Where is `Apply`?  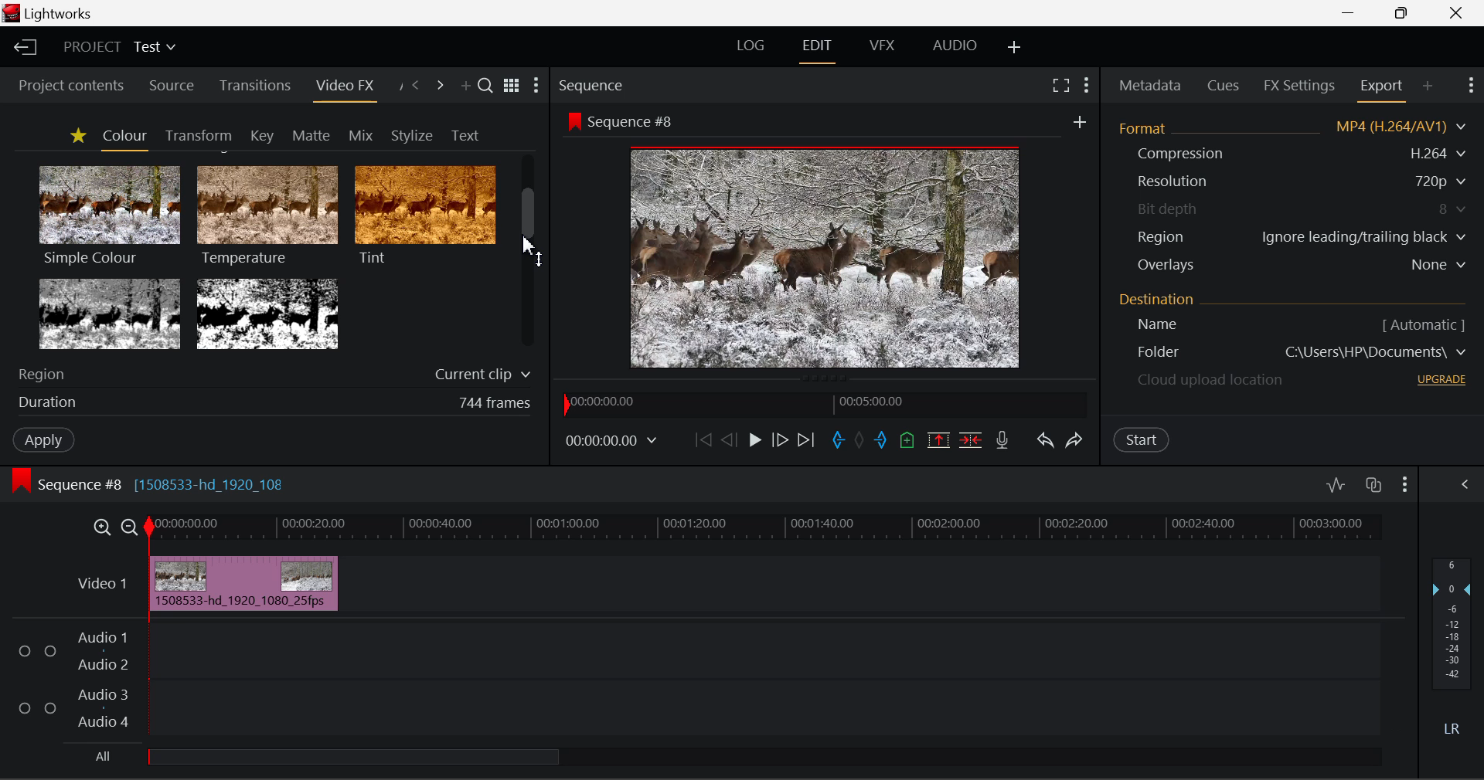
Apply is located at coordinates (36, 439).